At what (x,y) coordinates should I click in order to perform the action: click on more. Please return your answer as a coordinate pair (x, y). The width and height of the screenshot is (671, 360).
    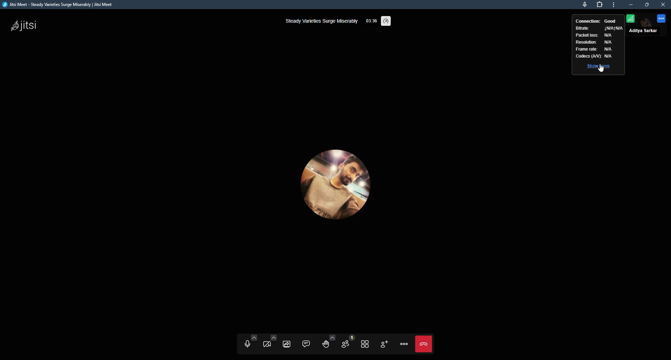
    Looking at the image, I should click on (614, 5).